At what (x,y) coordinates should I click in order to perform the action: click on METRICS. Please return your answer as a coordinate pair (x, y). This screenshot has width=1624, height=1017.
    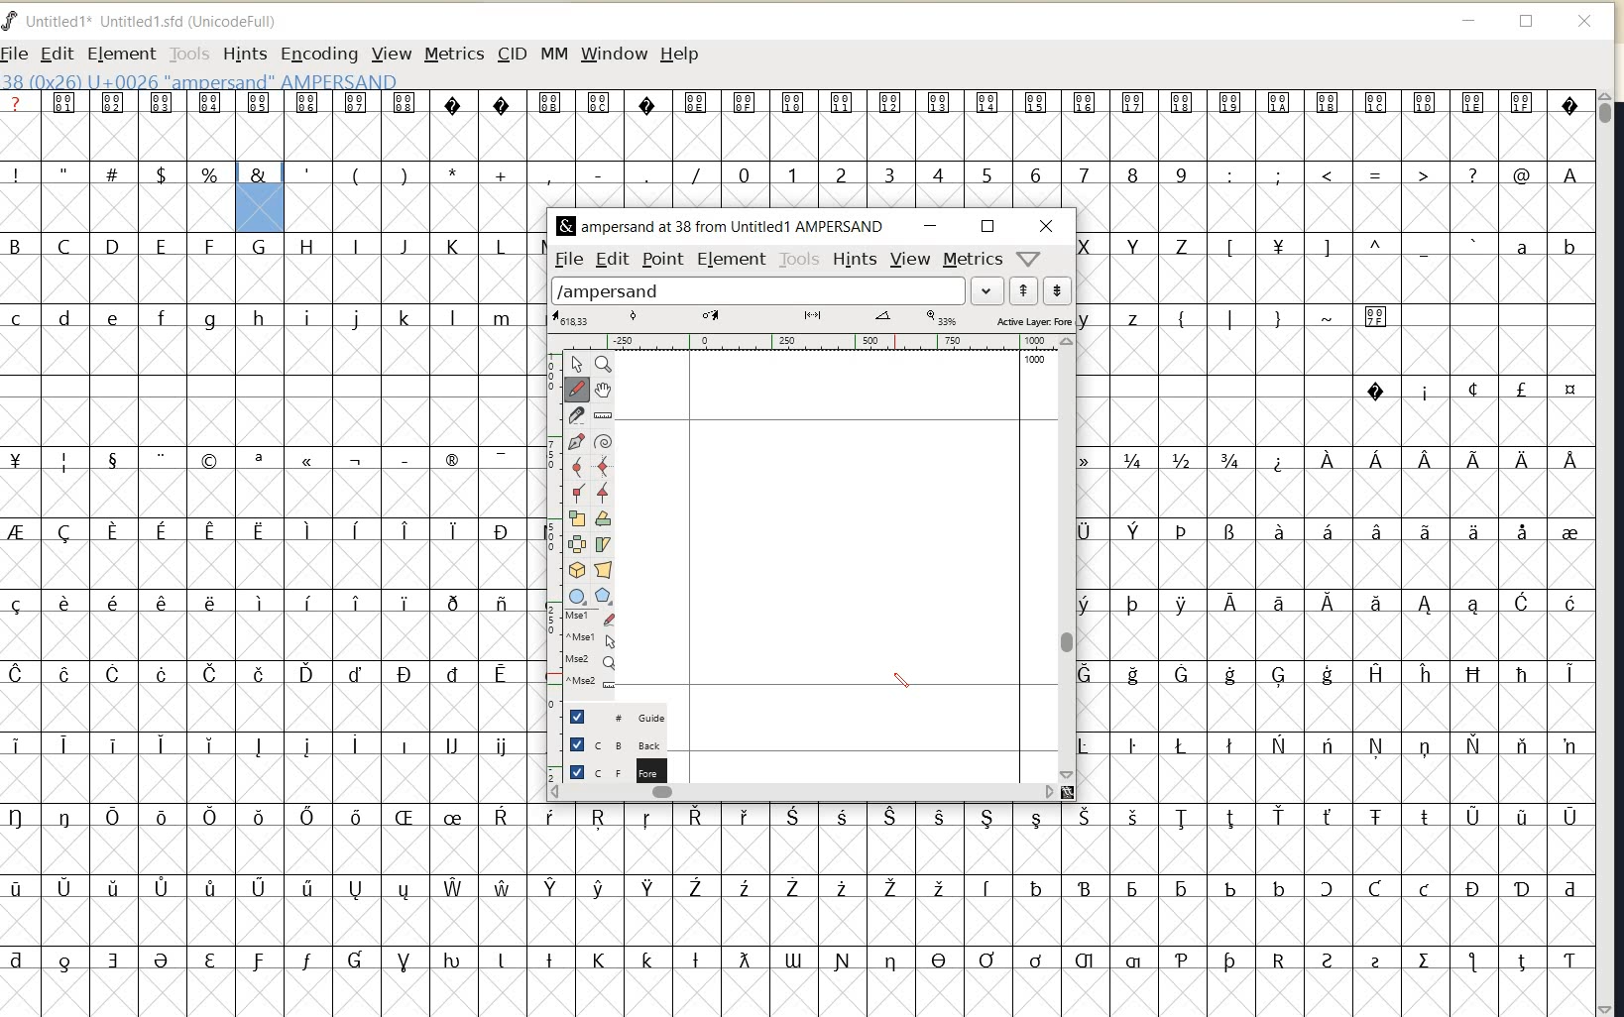
    Looking at the image, I should click on (452, 56).